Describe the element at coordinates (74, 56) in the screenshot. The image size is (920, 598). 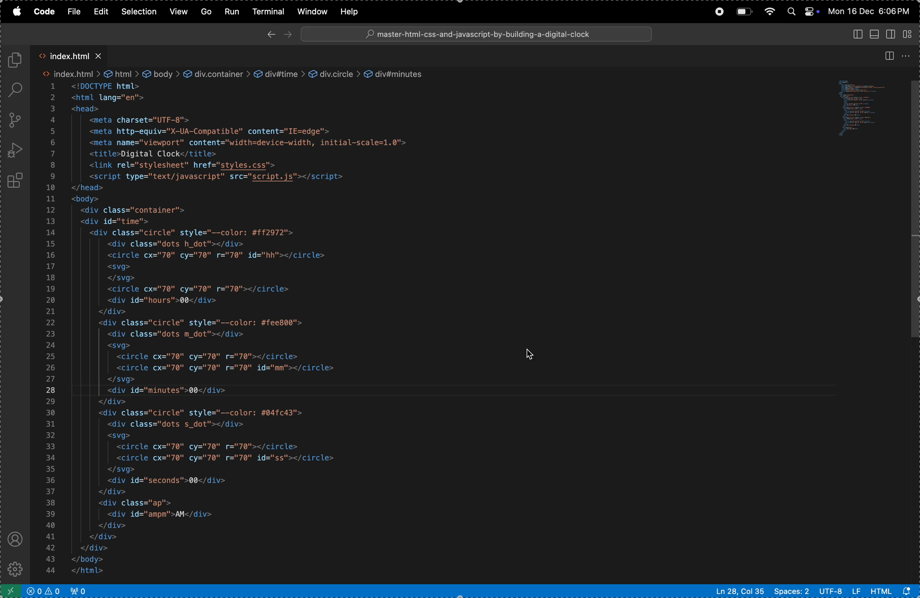
I see `index.html tab` at that location.